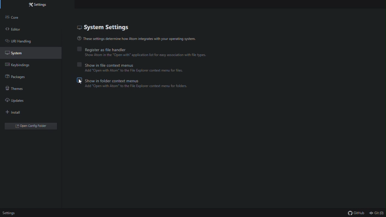  What do you see at coordinates (140, 50) in the screenshot?
I see `Register as file Handler` at bounding box center [140, 50].